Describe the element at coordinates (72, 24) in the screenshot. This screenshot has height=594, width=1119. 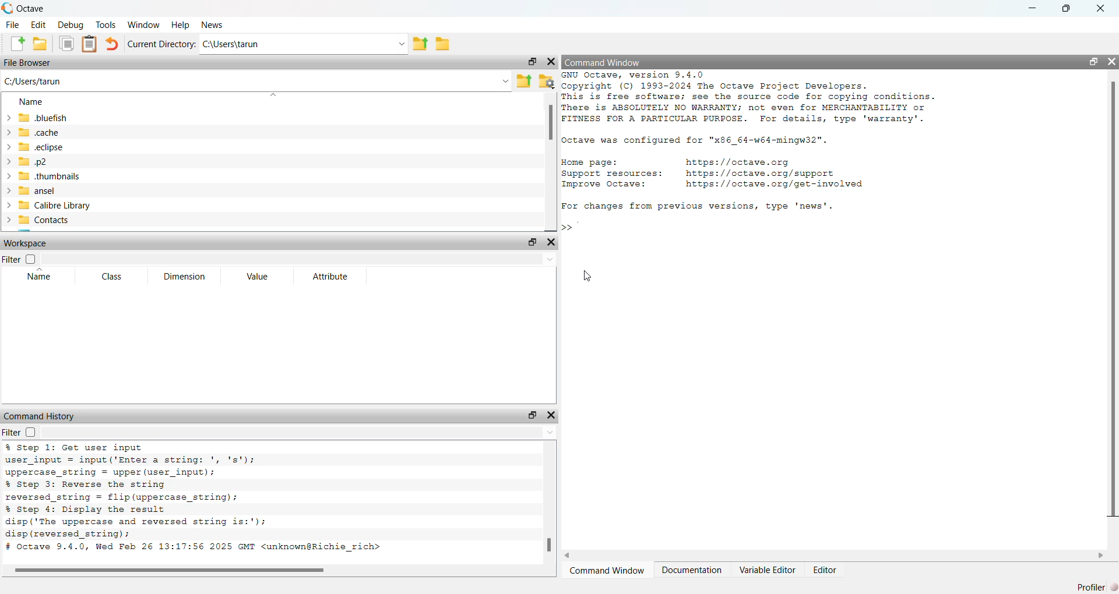
I see `debug` at that location.